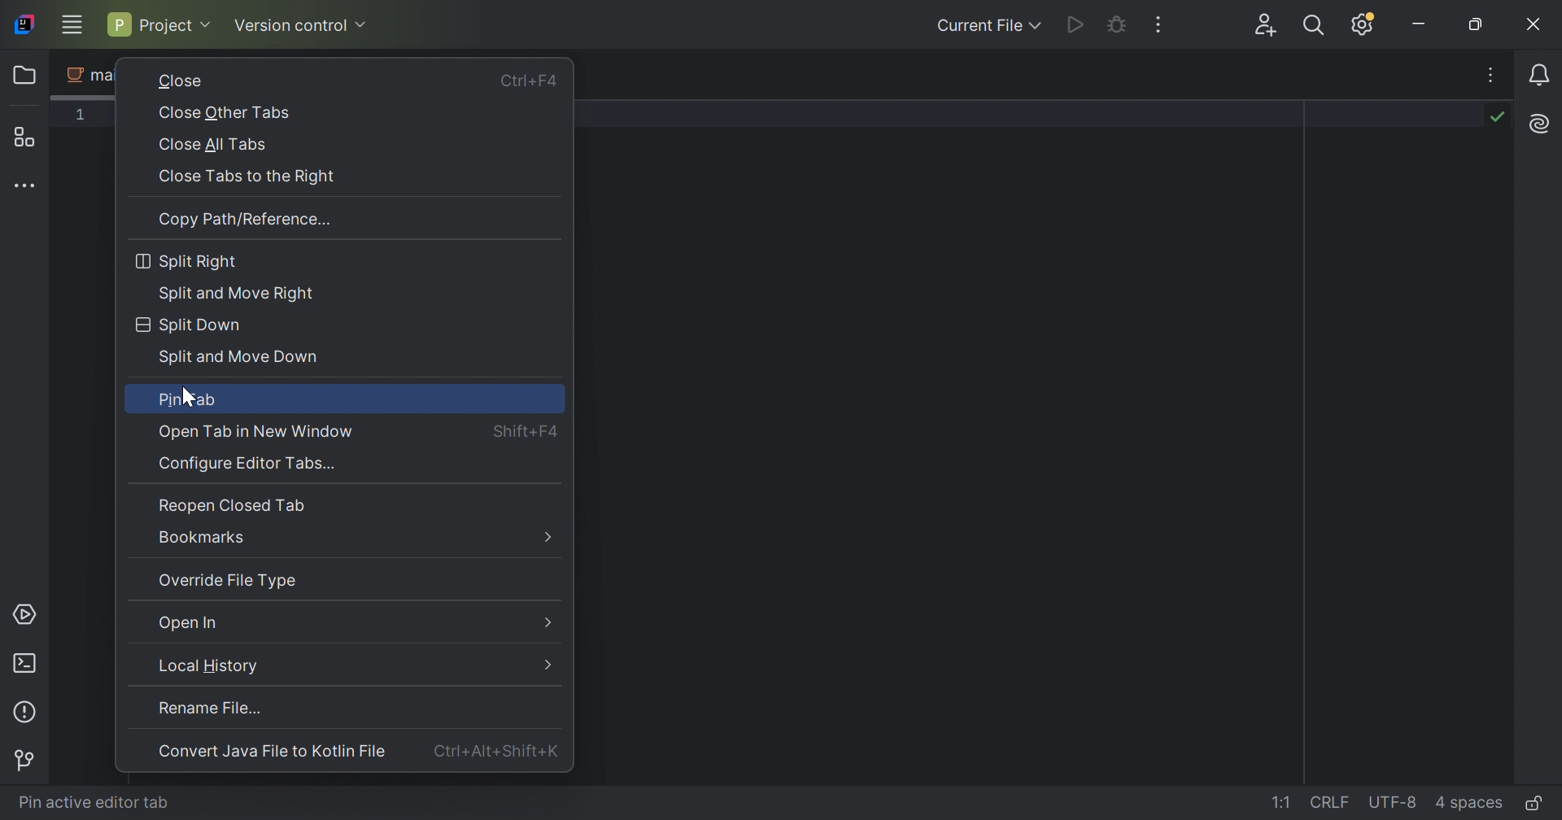 The width and height of the screenshot is (1562, 820). What do you see at coordinates (1116, 25) in the screenshot?
I see `Debug` at bounding box center [1116, 25].